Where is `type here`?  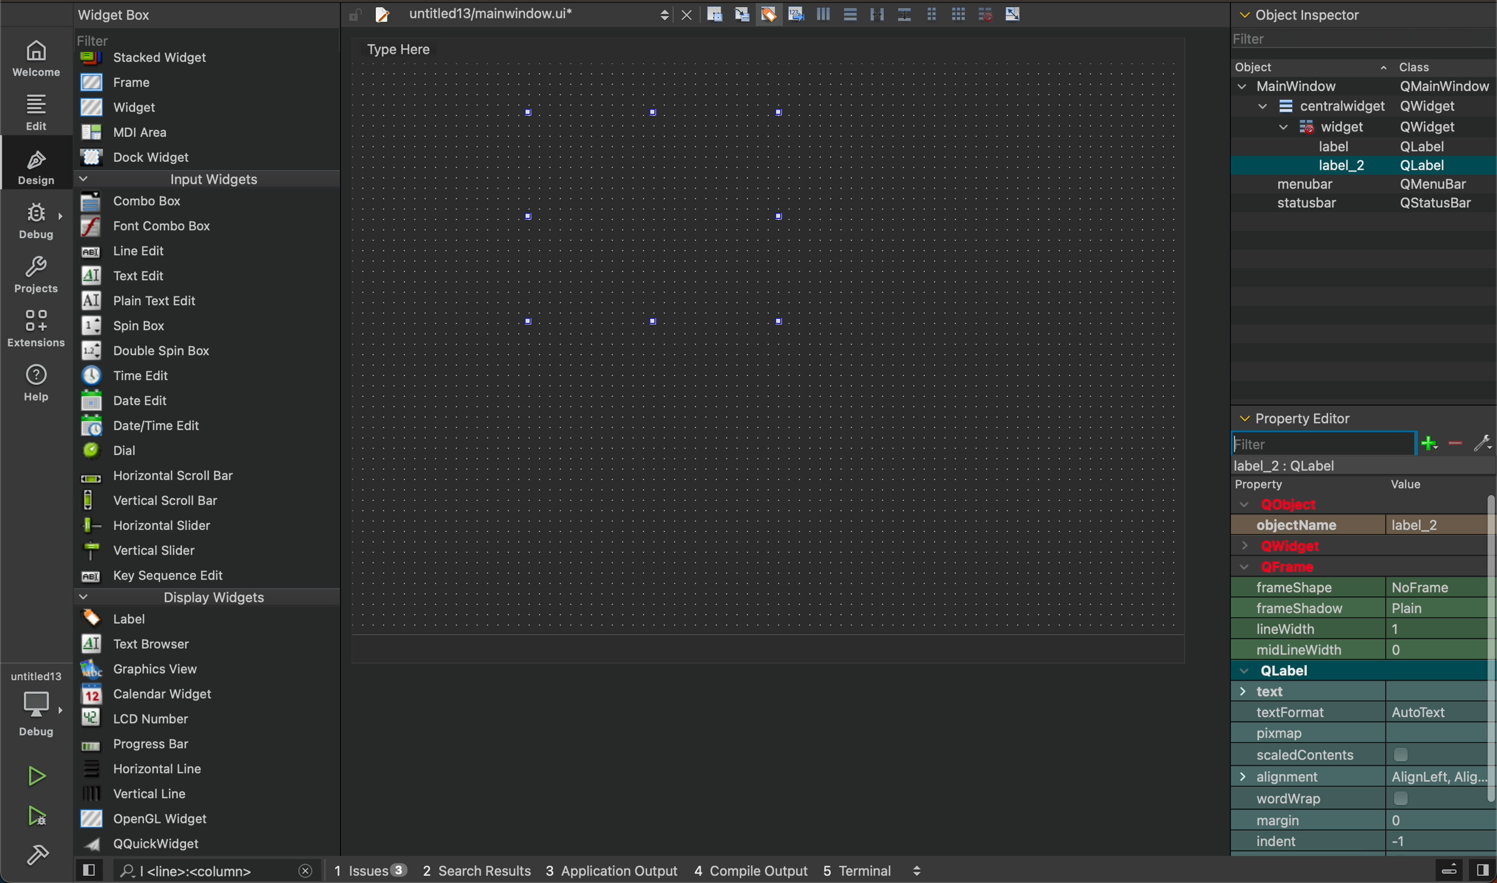 type here is located at coordinates (406, 51).